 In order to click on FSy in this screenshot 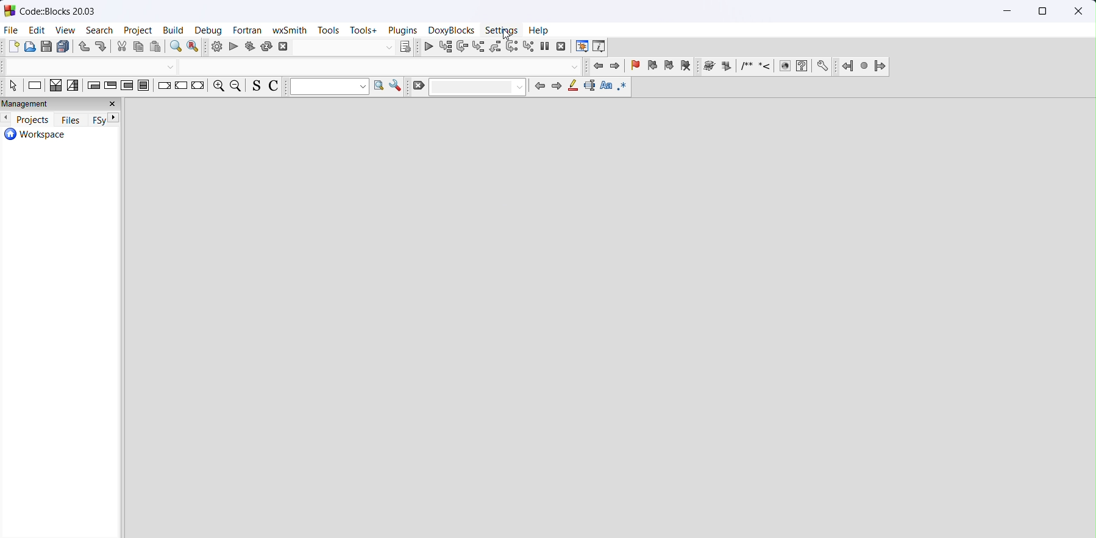, I will do `click(97, 121)`.